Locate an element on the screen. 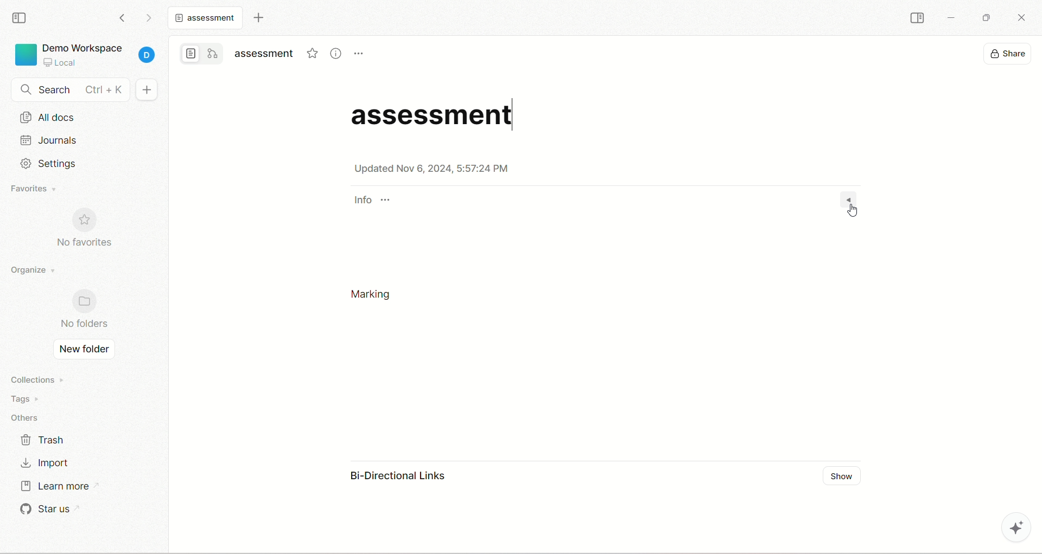  organize is located at coordinates (34, 268).